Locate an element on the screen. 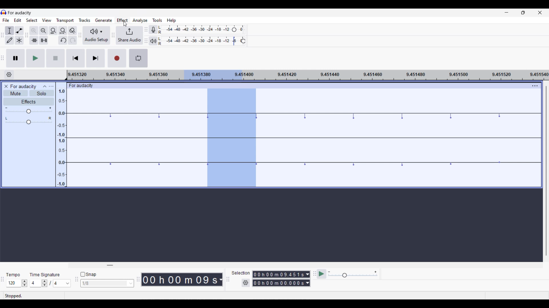  Vertical slide bar is located at coordinates (547, 171).